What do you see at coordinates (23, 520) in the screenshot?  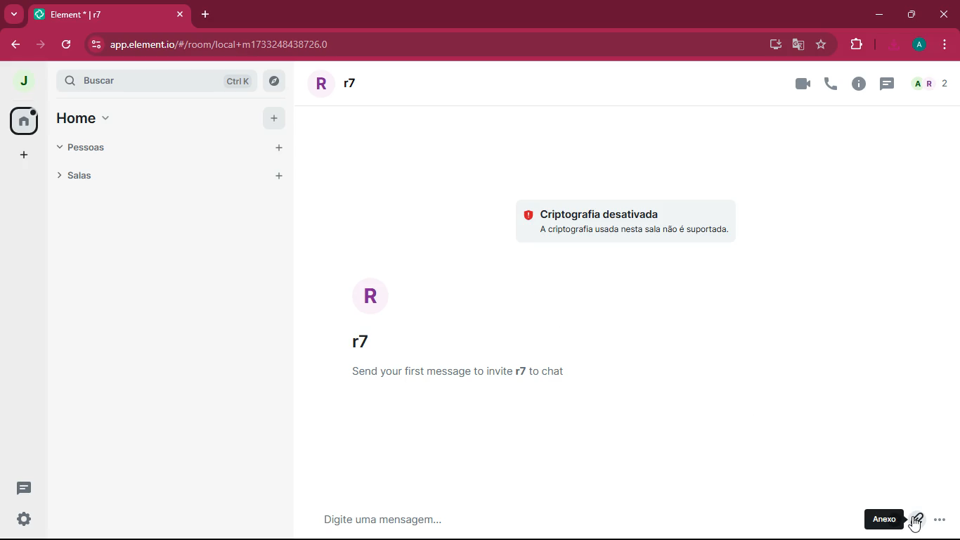 I see `settings` at bounding box center [23, 520].